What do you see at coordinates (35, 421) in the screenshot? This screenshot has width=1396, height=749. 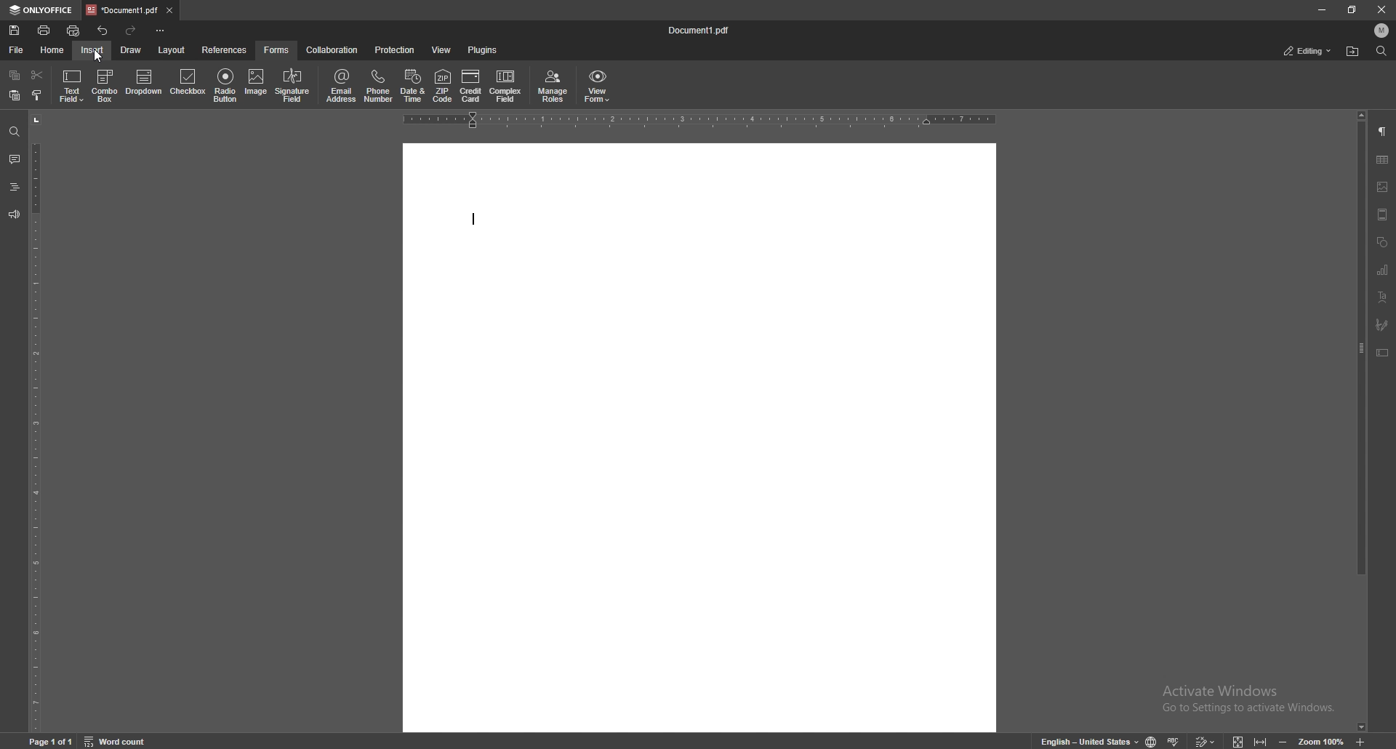 I see `vertical scale` at bounding box center [35, 421].